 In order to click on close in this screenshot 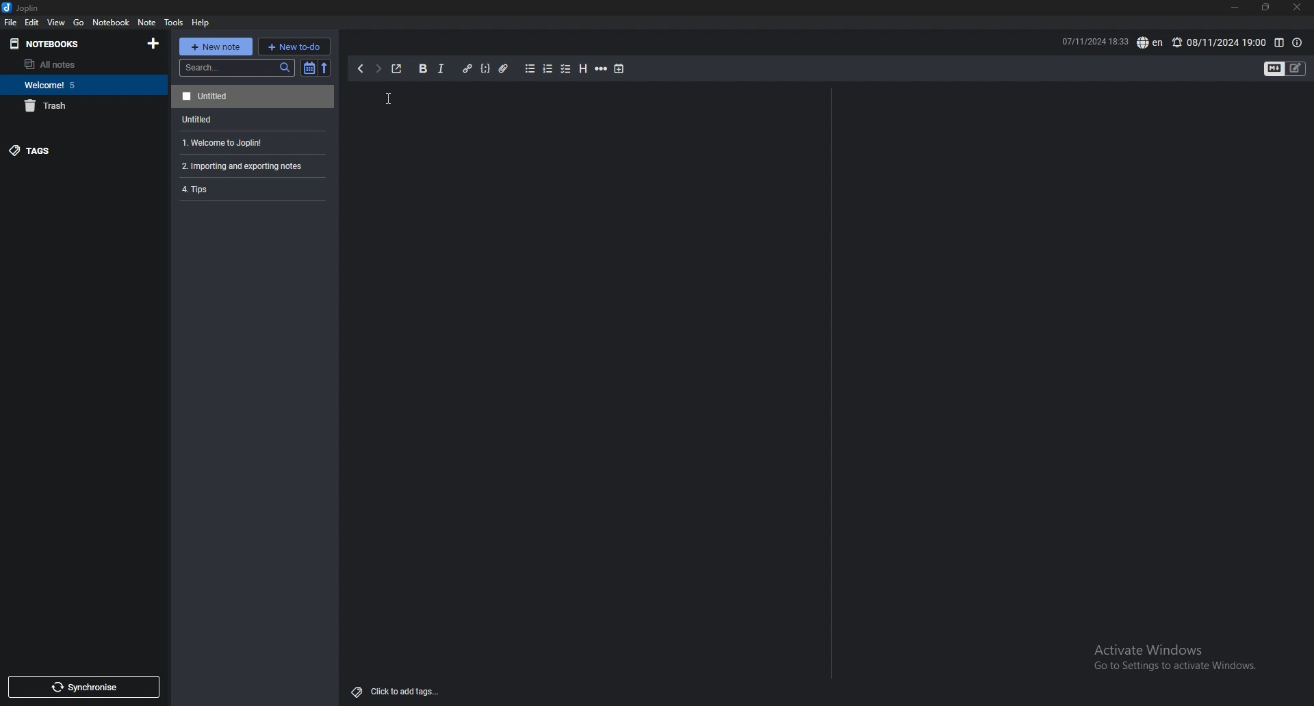, I will do `click(1296, 8)`.